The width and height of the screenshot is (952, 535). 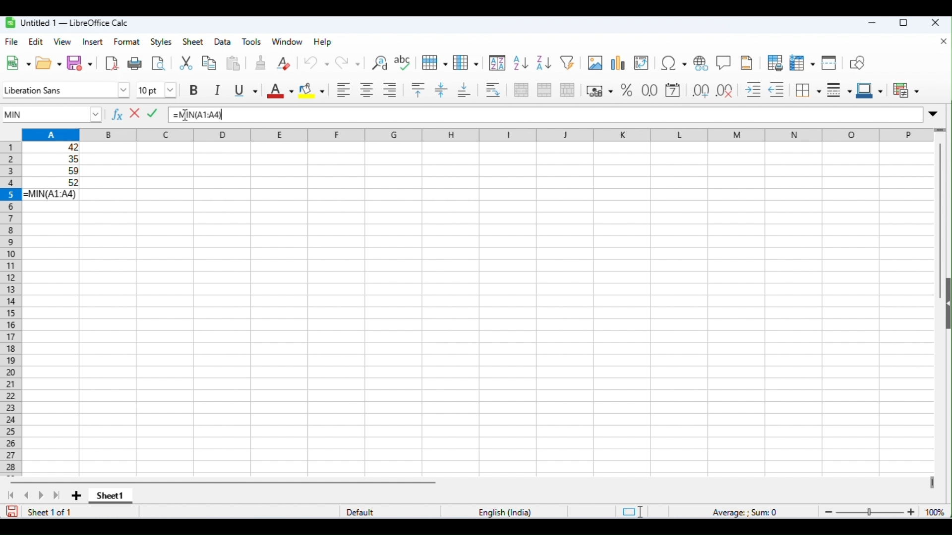 What do you see at coordinates (48, 63) in the screenshot?
I see `open` at bounding box center [48, 63].